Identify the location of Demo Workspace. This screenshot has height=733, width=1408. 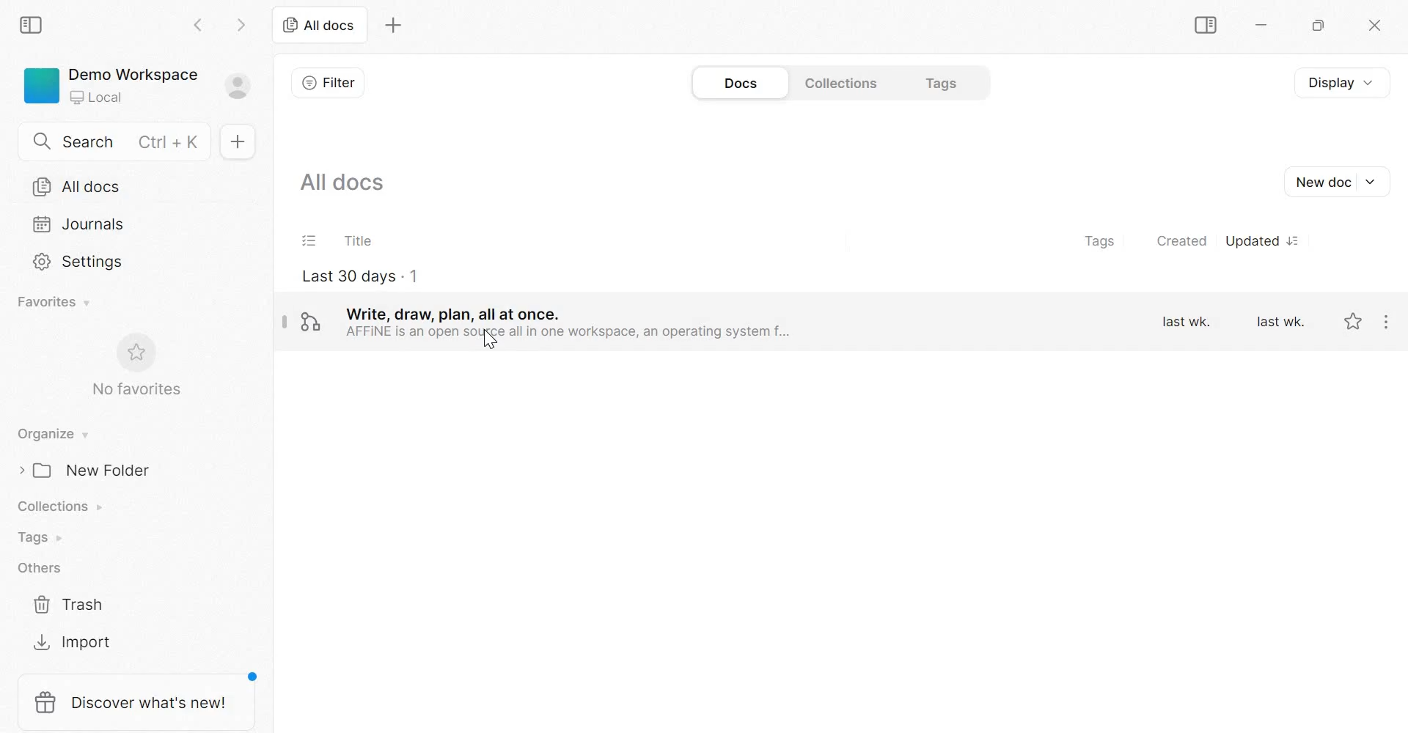
(144, 85).